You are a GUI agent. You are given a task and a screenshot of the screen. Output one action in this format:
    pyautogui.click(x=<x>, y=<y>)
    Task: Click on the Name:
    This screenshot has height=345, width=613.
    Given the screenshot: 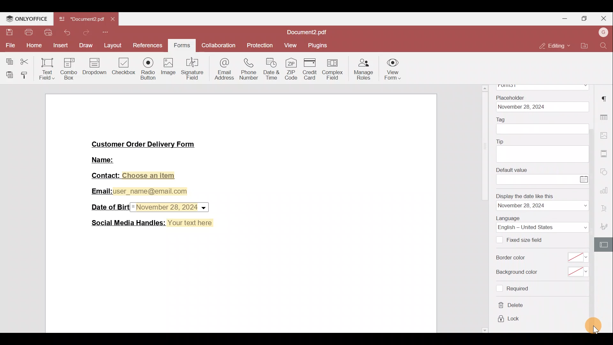 What is the action you would take?
    pyautogui.click(x=104, y=159)
    